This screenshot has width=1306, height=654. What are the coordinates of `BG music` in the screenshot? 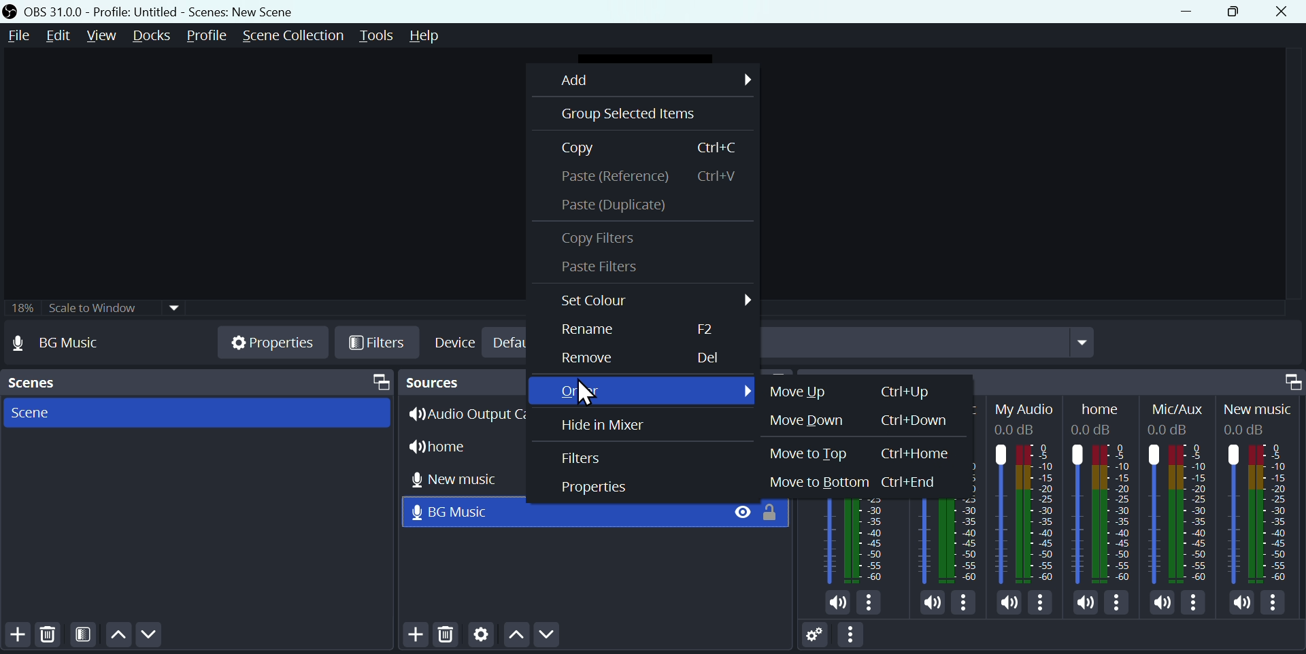 It's located at (461, 513).